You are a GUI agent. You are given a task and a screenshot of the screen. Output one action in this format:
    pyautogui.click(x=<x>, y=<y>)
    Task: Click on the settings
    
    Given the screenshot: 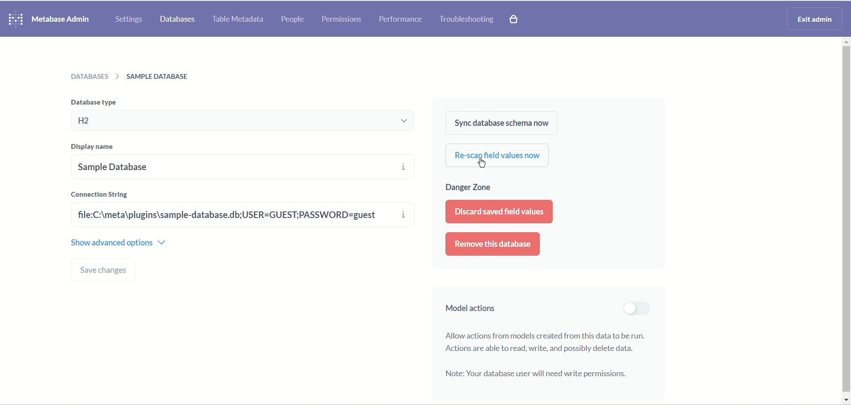 What is the action you would take?
    pyautogui.click(x=129, y=19)
    